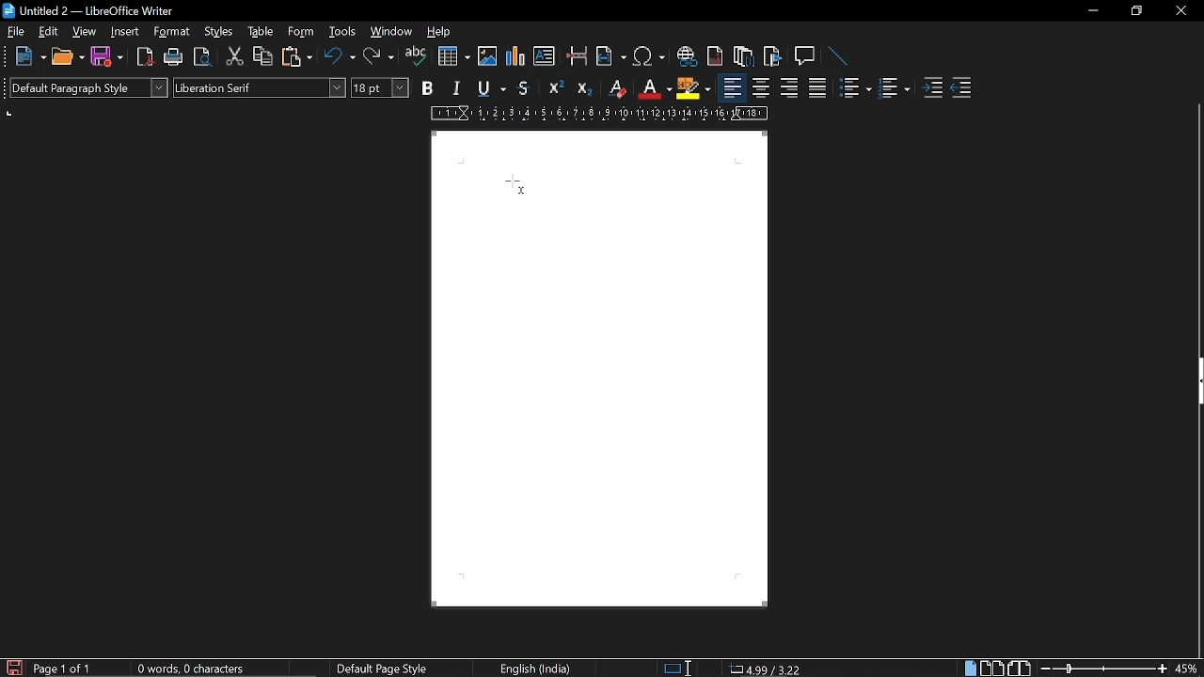  What do you see at coordinates (380, 88) in the screenshot?
I see `text size` at bounding box center [380, 88].